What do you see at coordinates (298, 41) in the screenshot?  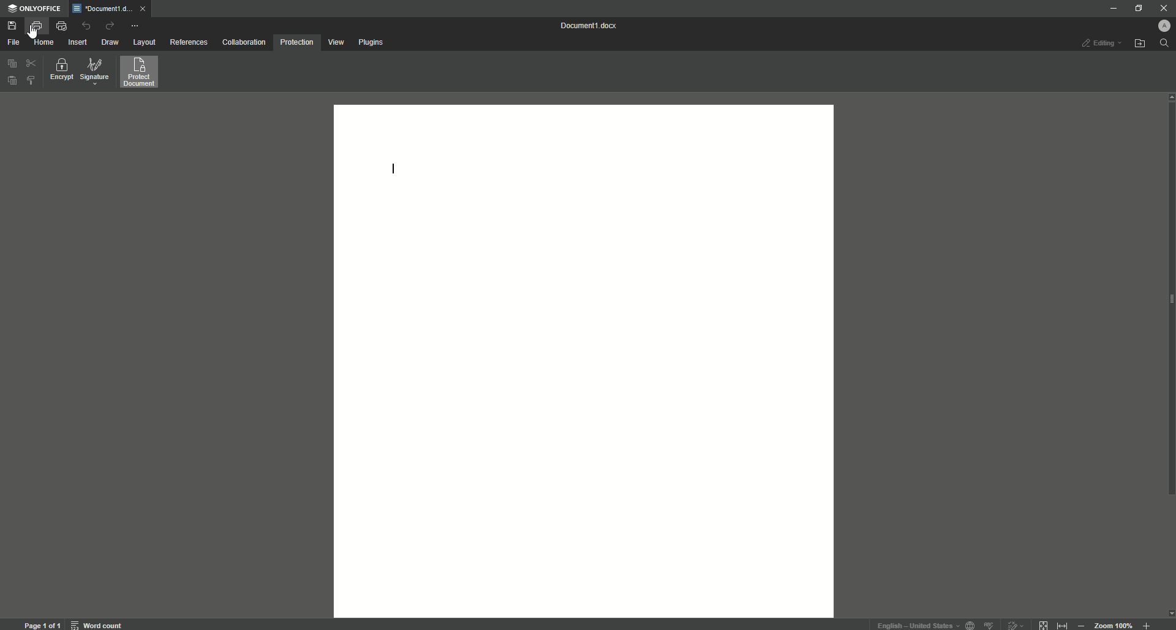 I see `Protection` at bounding box center [298, 41].